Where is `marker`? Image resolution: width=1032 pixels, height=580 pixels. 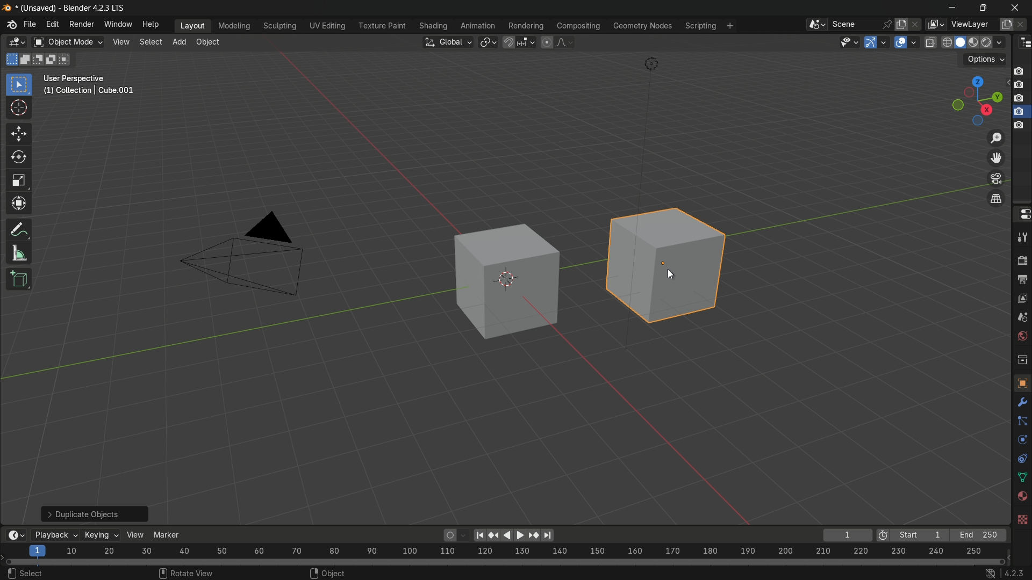 marker is located at coordinates (173, 534).